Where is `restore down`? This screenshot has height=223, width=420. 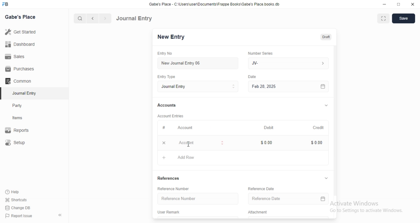
restore down is located at coordinates (399, 5).